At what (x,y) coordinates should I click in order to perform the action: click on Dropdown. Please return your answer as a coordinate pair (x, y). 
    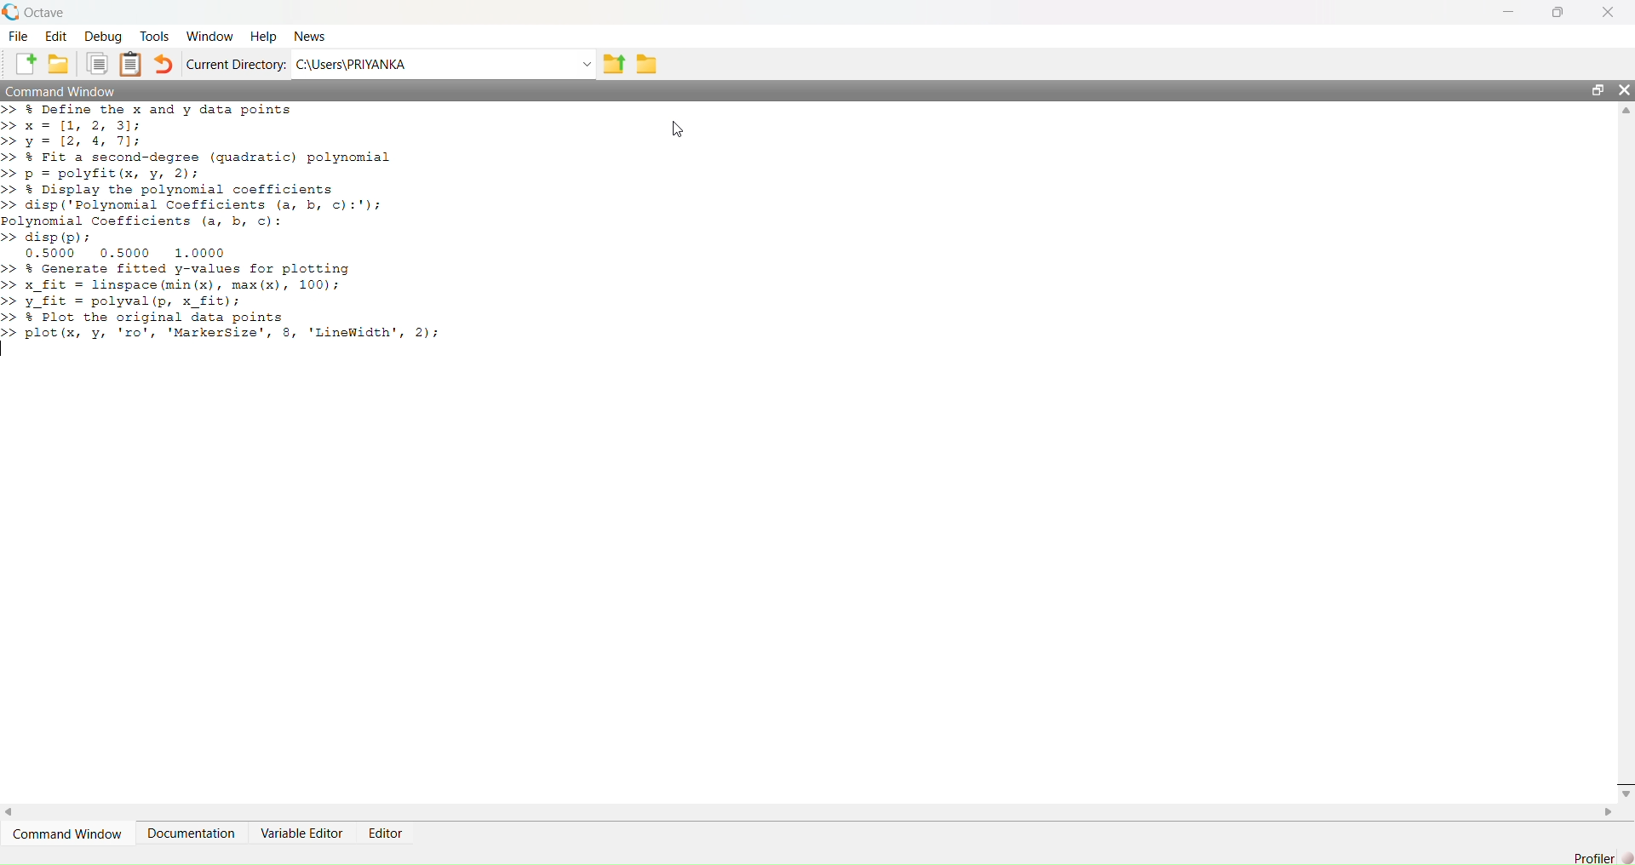
    Looking at the image, I should click on (588, 64).